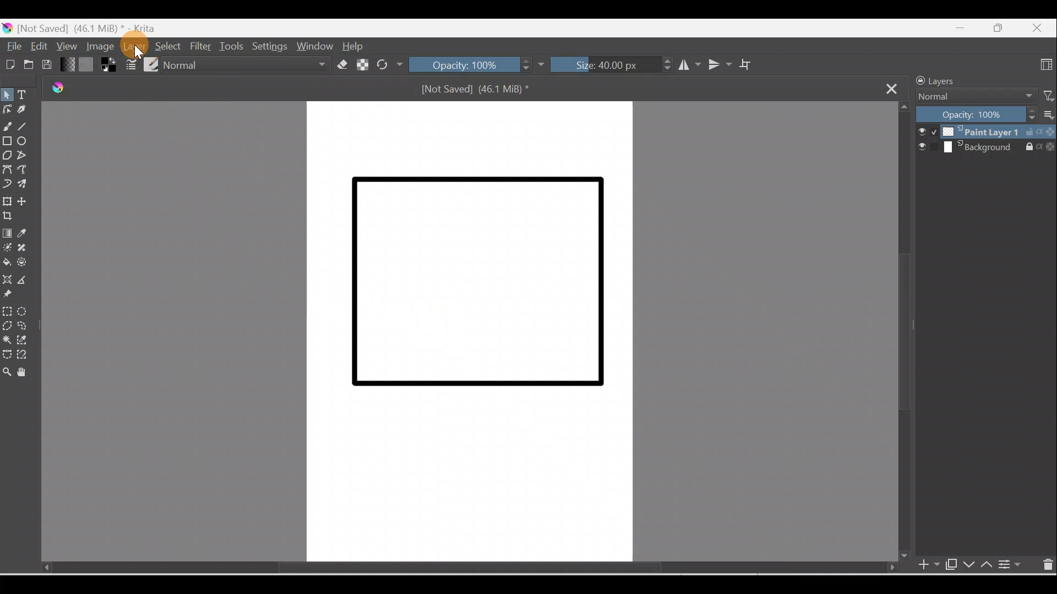 The height and width of the screenshot is (594, 1057). Describe the element at coordinates (954, 80) in the screenshot. I see `Layers` at that location.